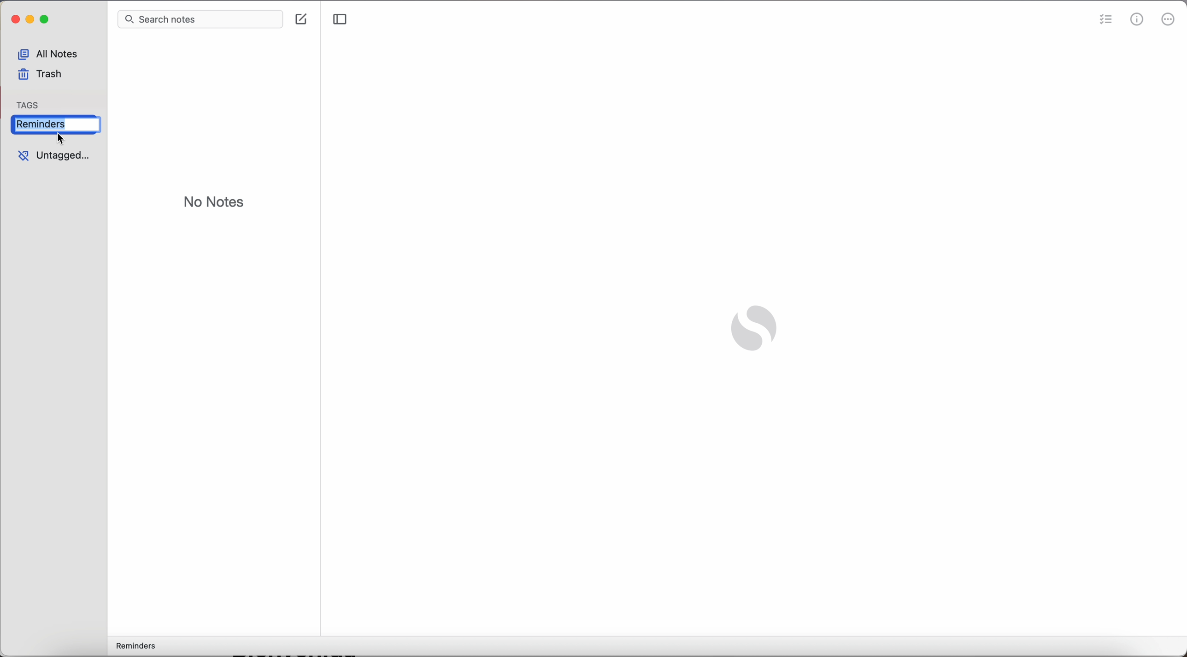 This screenshot has height=657, width=1187. Describe the element at coordinates (341, 21) in the screenshot. I see `toggle sidebar` at that location.